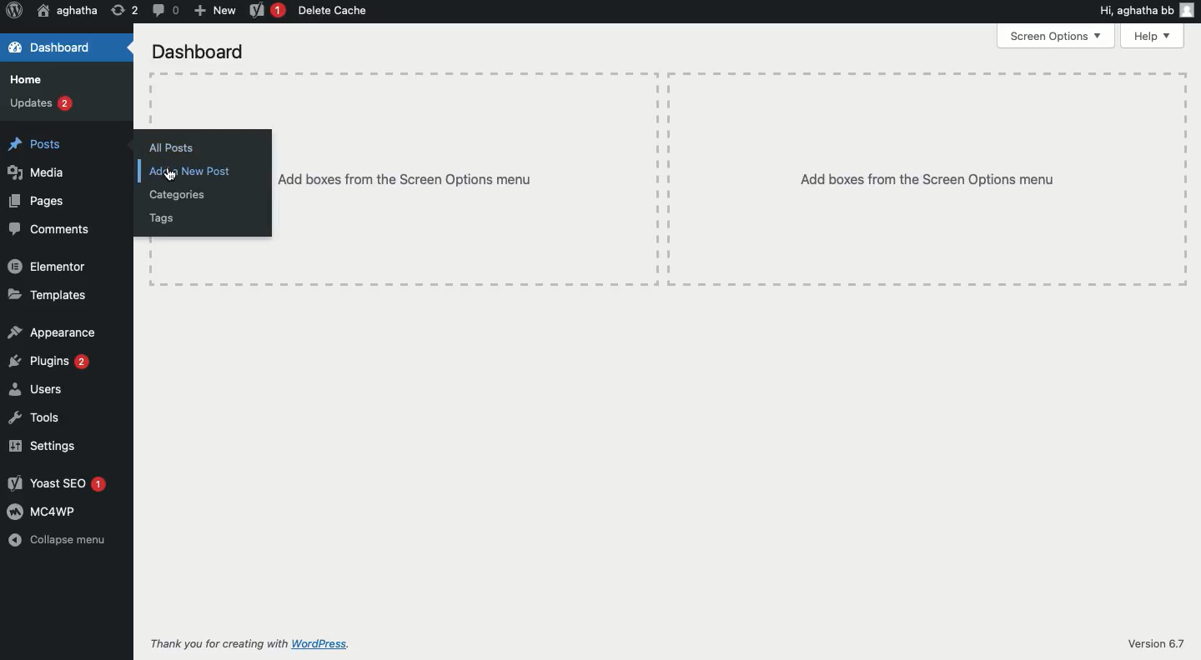 This screenshot has width=1201, height=660. Describe the element at coordinates (15, 48) in the screenshot. I see `Dashboard symbol` at that location.